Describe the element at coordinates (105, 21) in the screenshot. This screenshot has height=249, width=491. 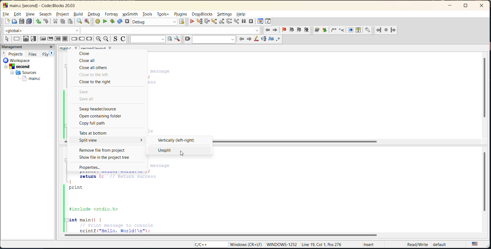
I see `run` at that location.